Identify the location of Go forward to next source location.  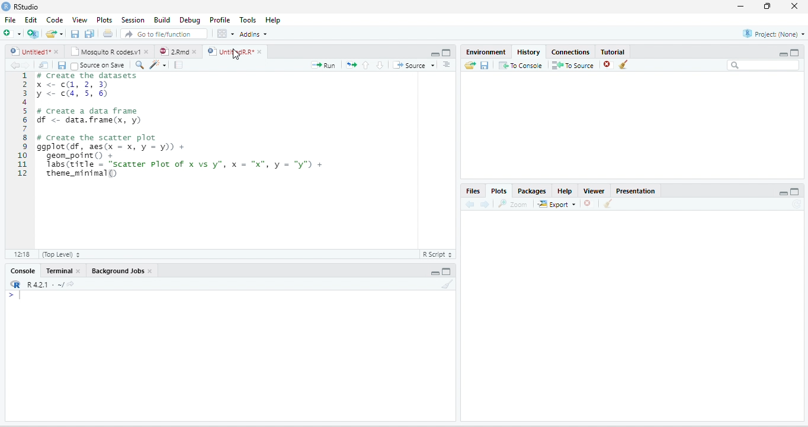
(26, 66).